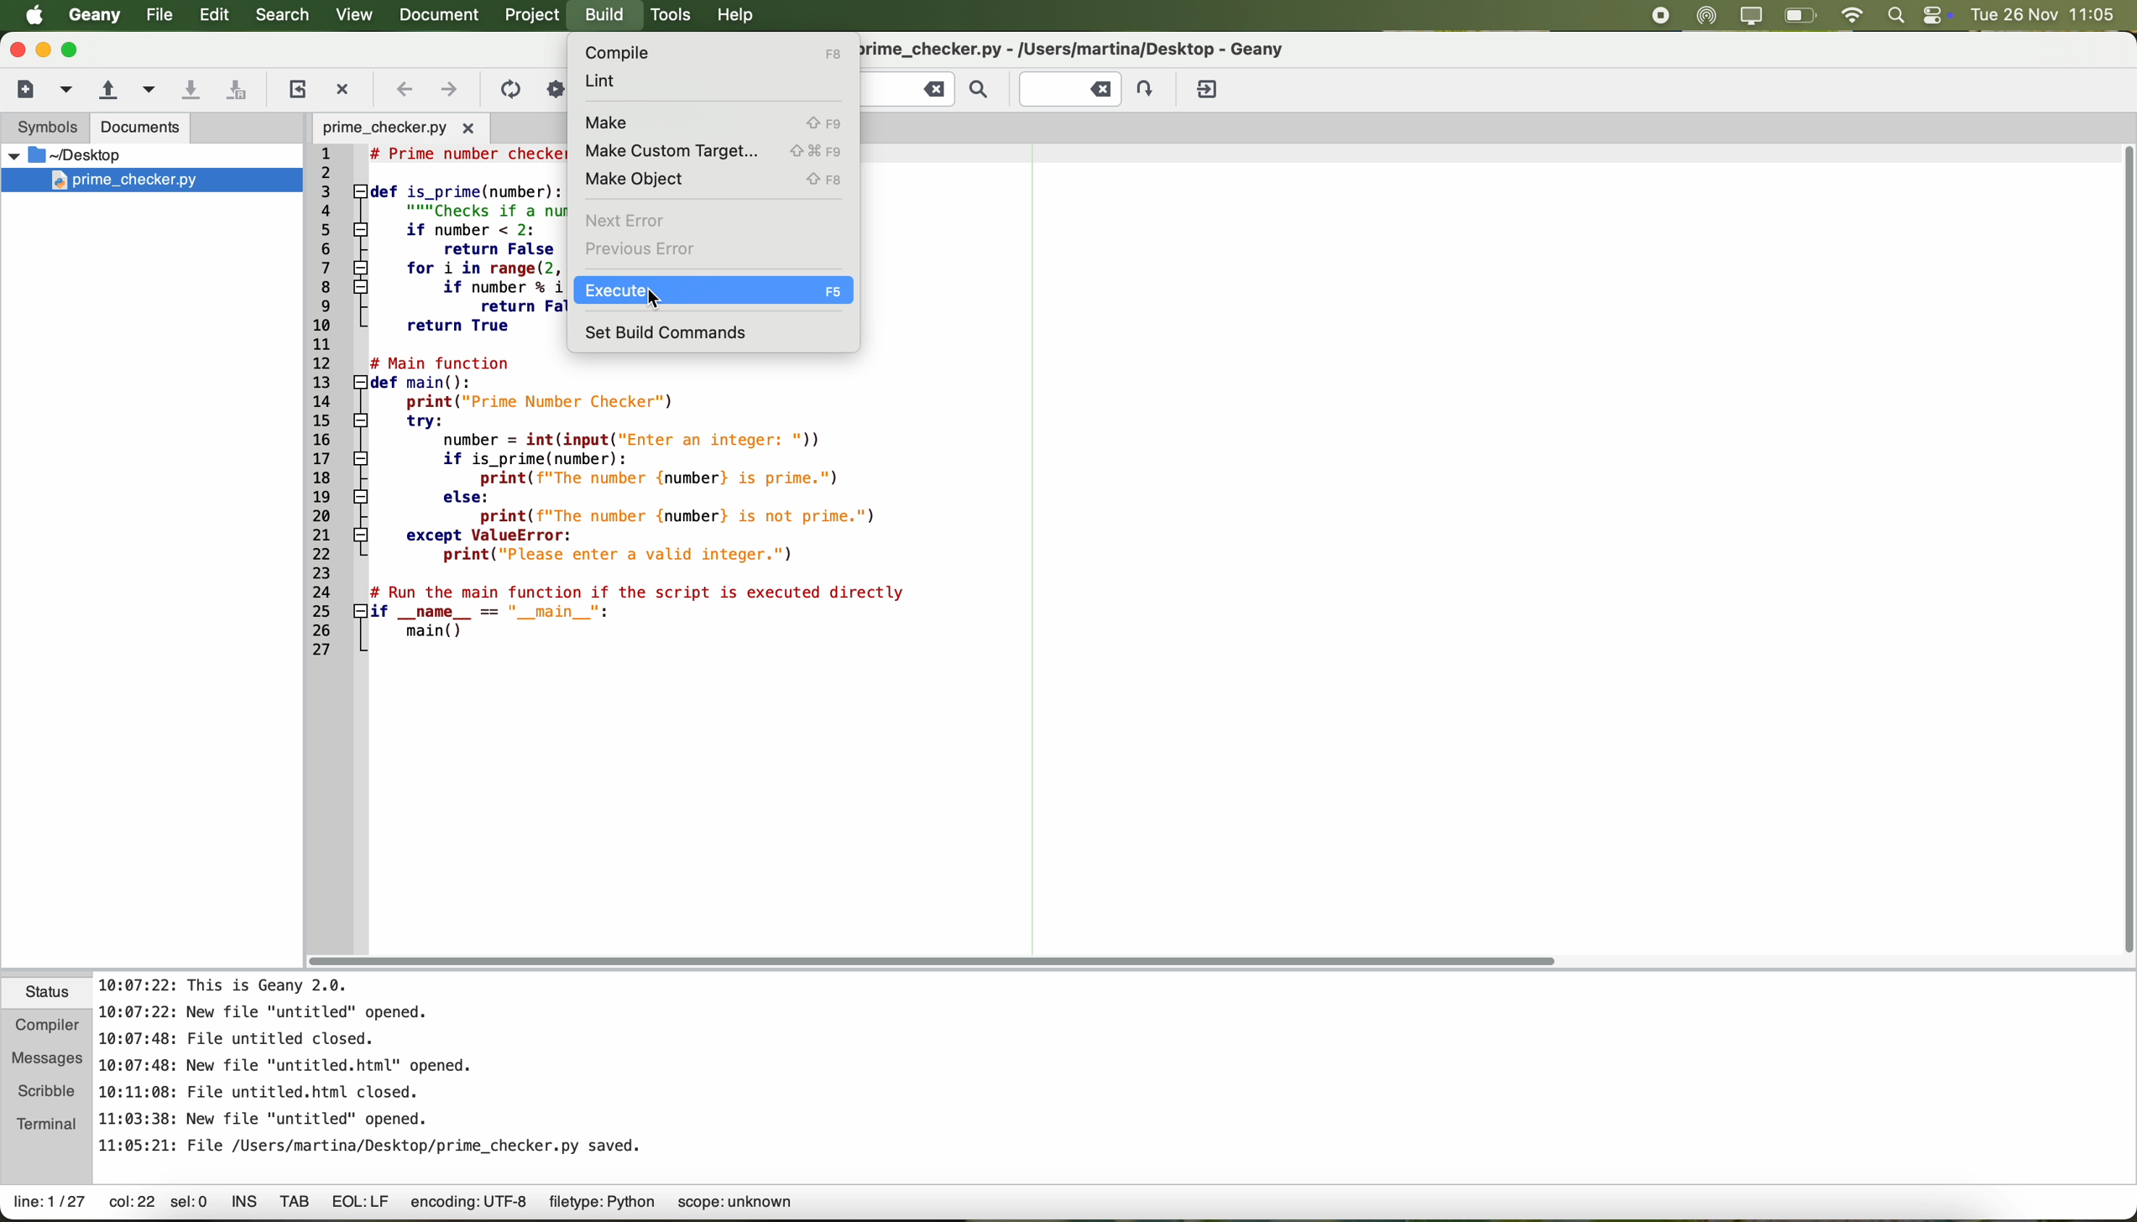 The image size is (2137, 1222). Describe the element at coordinates (241, 88) in the screenshot. I see `save all open files` at that location.